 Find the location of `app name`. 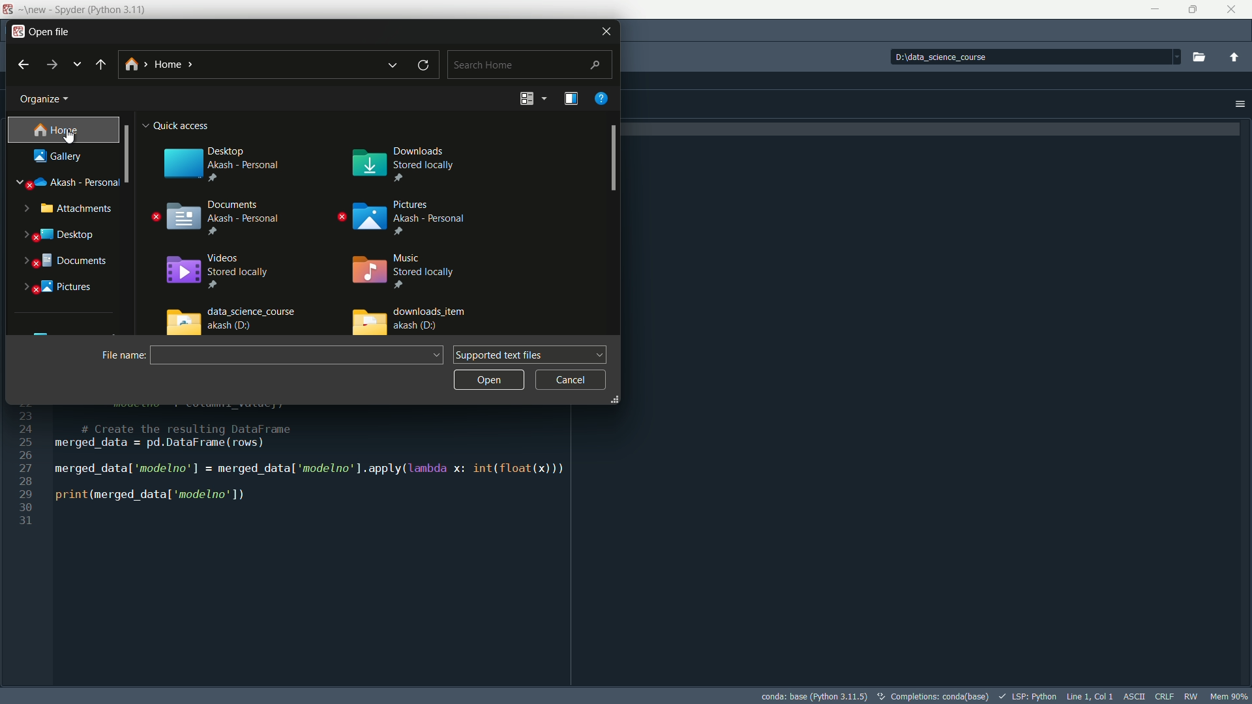

app name is located at coordinates (100, 8).